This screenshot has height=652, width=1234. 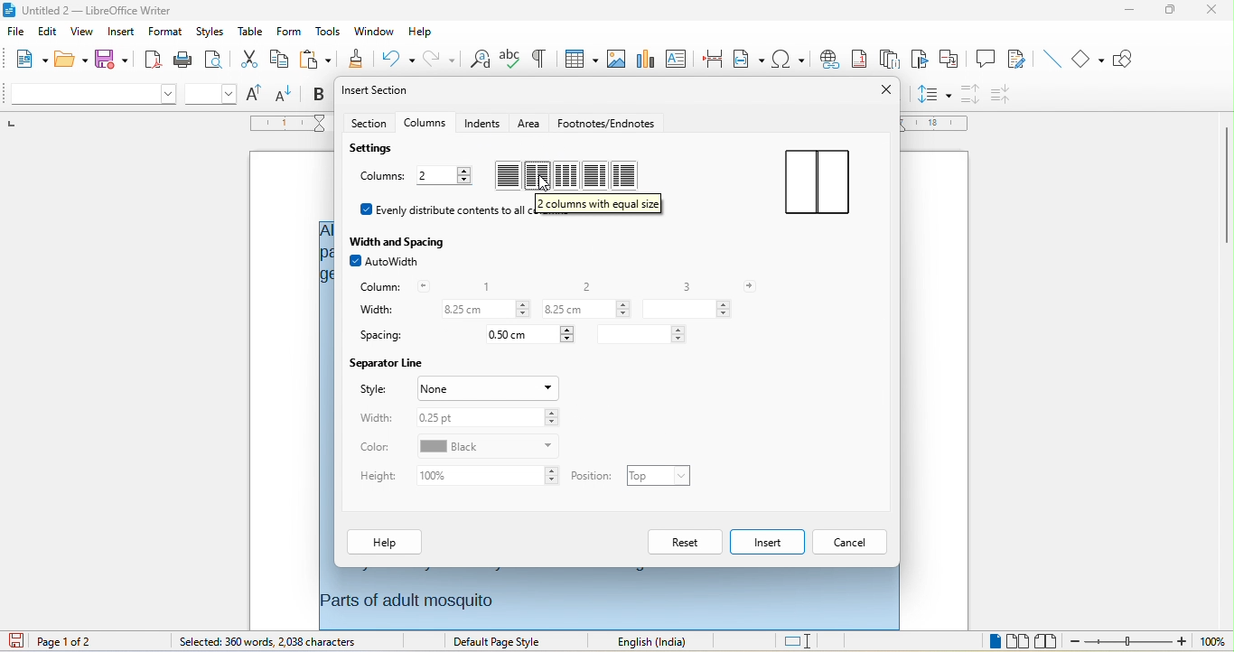 I want to click on indents, so click(x=484, y=124).